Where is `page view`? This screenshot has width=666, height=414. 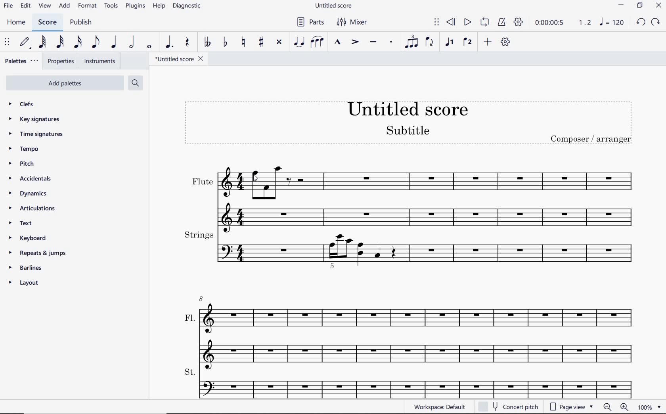 page view is located at coordinates (571, 407).